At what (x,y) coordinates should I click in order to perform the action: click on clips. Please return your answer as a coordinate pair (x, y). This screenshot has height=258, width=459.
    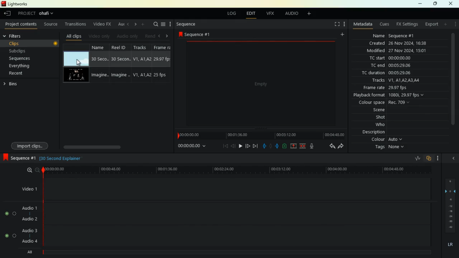
    Looking at the image, I should click on (29, 43).